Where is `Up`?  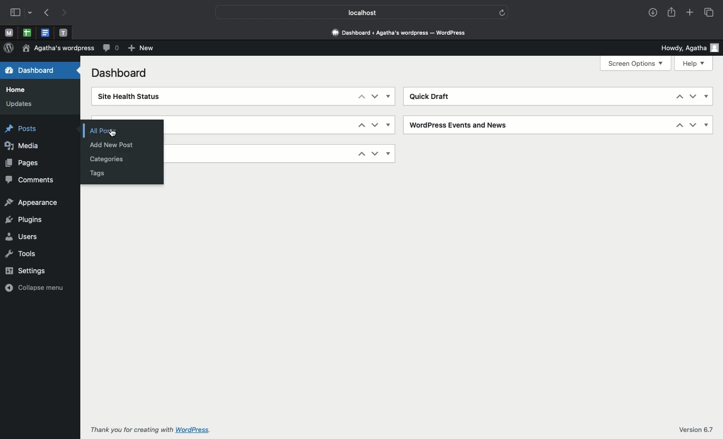
Up is located at coordinates (679, 125).